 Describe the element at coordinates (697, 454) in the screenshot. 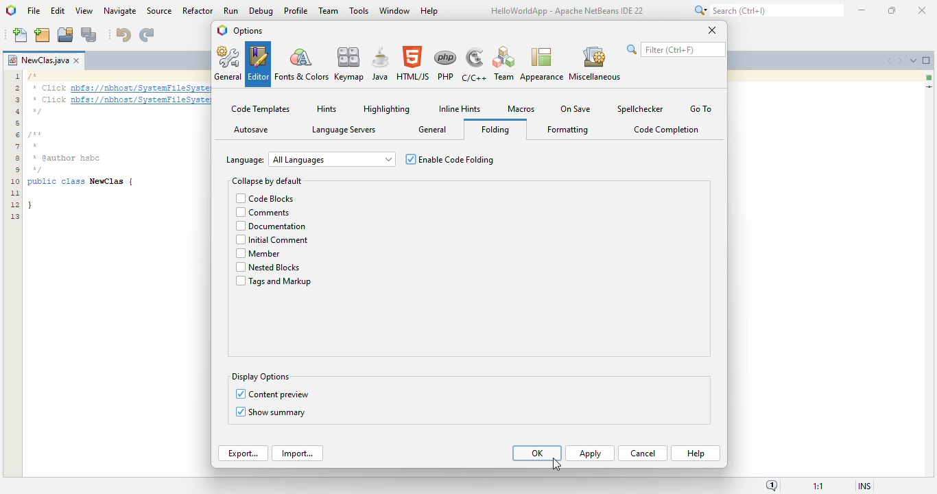

I see `help` at that location.